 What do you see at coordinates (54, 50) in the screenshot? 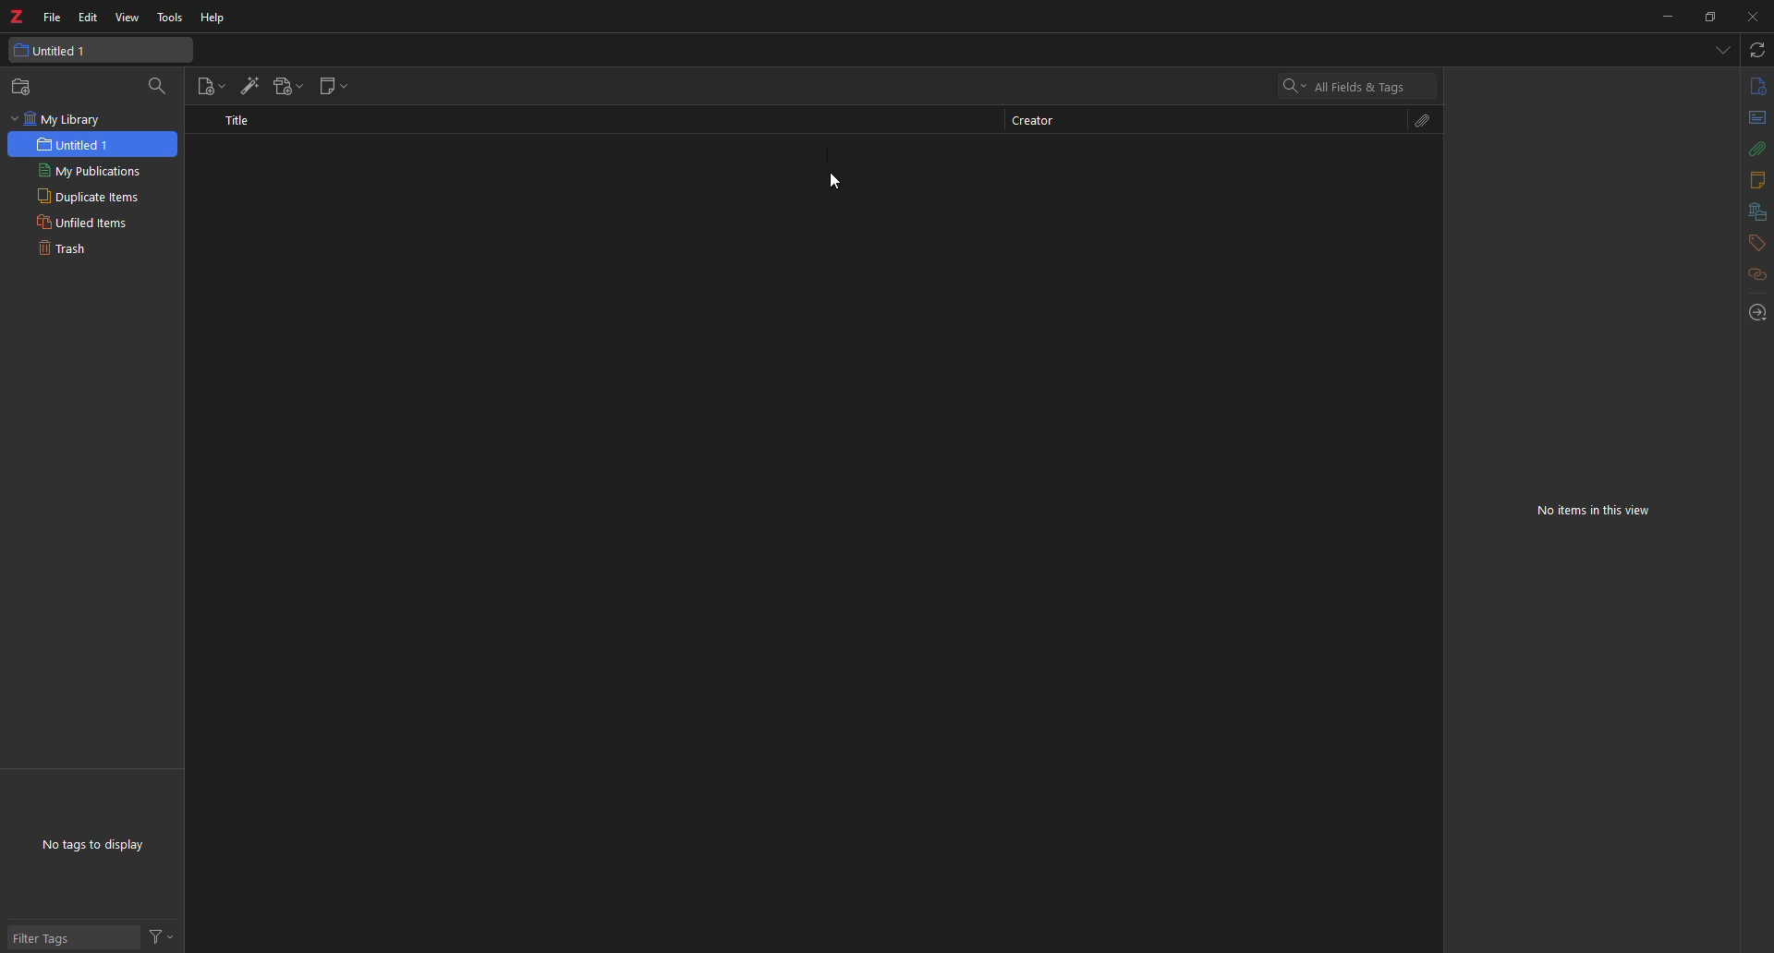
I see `untitled` at bounding box center [54, 50].